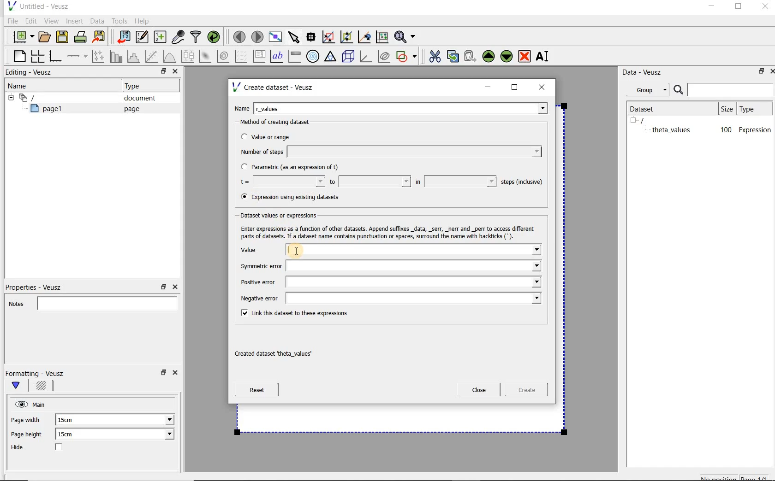 This screenshot has width=775, height=481. What do you see at coordinates (187, 57) in the screenshot?
I see `plot box plots` at bounding box center [187, 57].